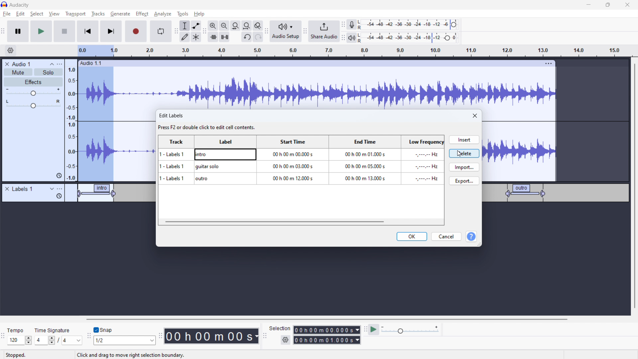  I want to click on snapping toolbar, so click(89, 337).